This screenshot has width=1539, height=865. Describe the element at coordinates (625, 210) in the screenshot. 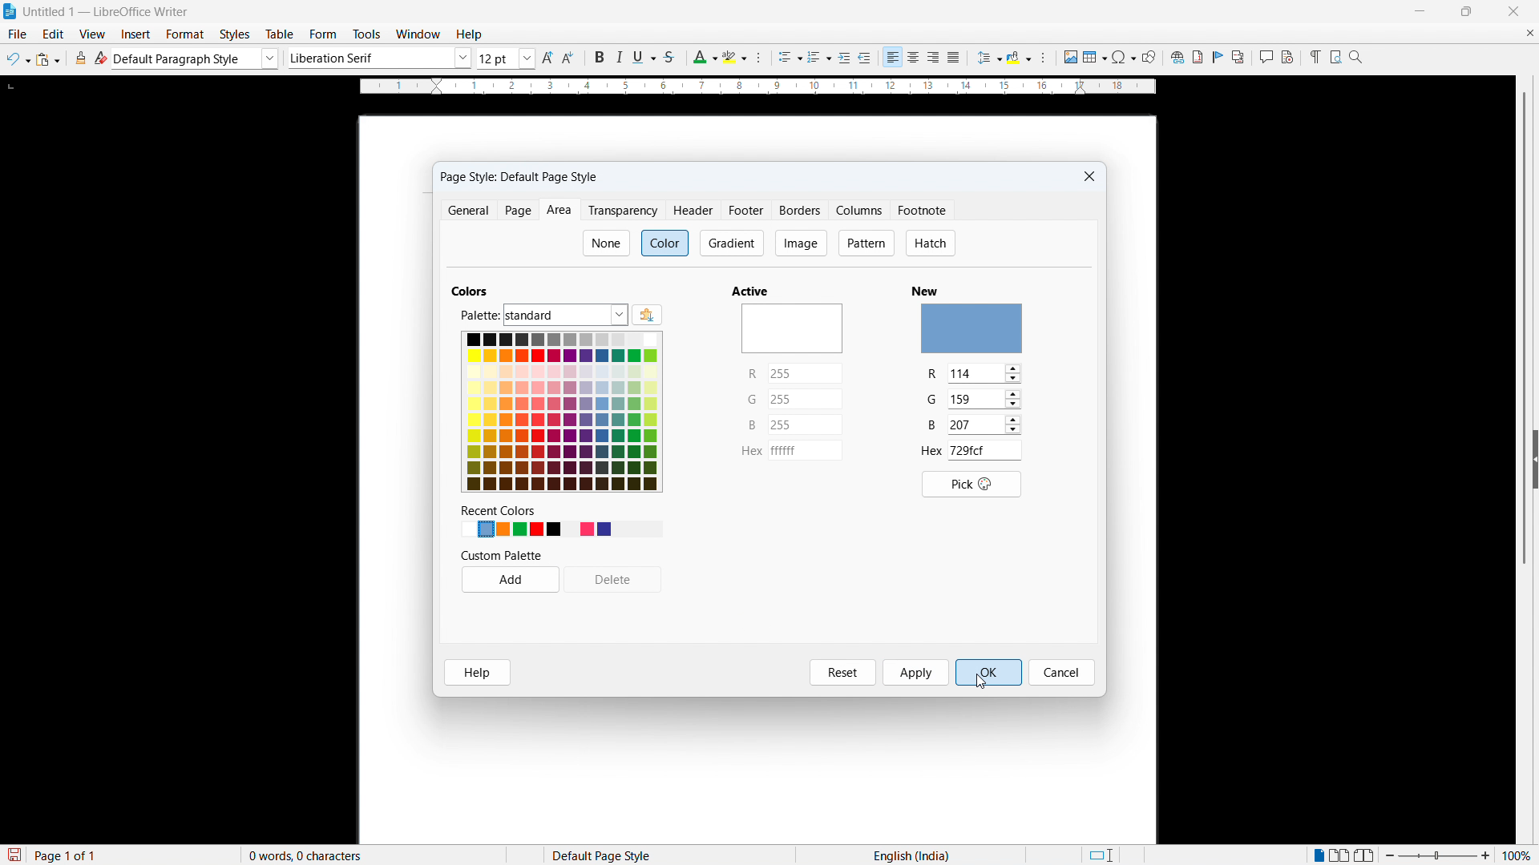

I see `Transparency ` at that location.